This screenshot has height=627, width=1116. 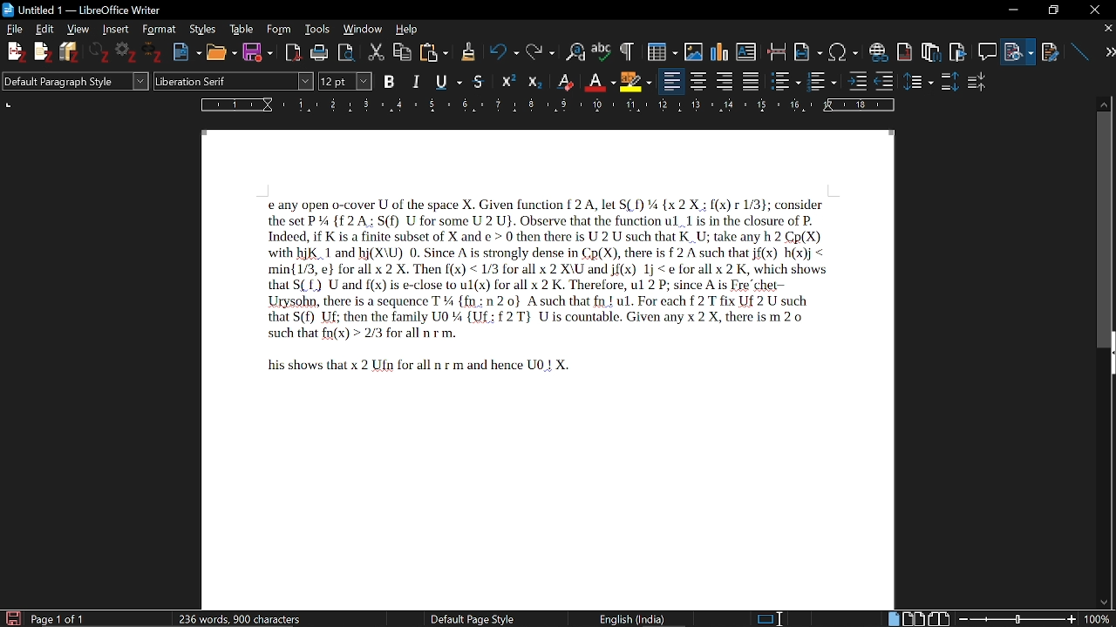 I want to click on Italics, so click(x=417, y=80).